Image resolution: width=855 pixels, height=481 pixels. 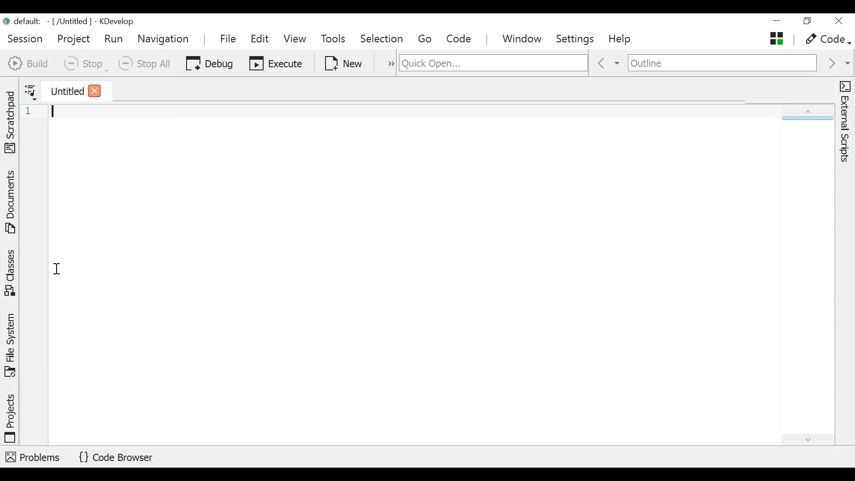 I want to click on View, so click(x=295, y=39).